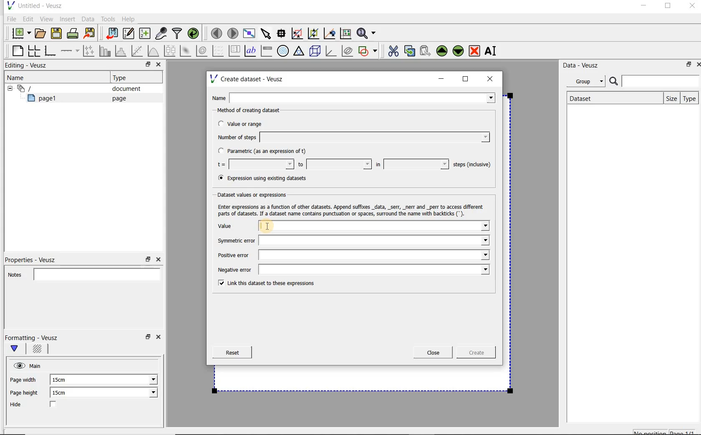 The width and height of the screenshot is (701, 435). Describe the element at coordinates (41, 32) in the screenshot. I see `open a document` at that location.